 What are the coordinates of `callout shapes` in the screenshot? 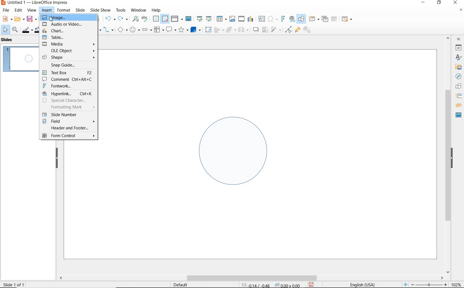 It's located at (170, 30).